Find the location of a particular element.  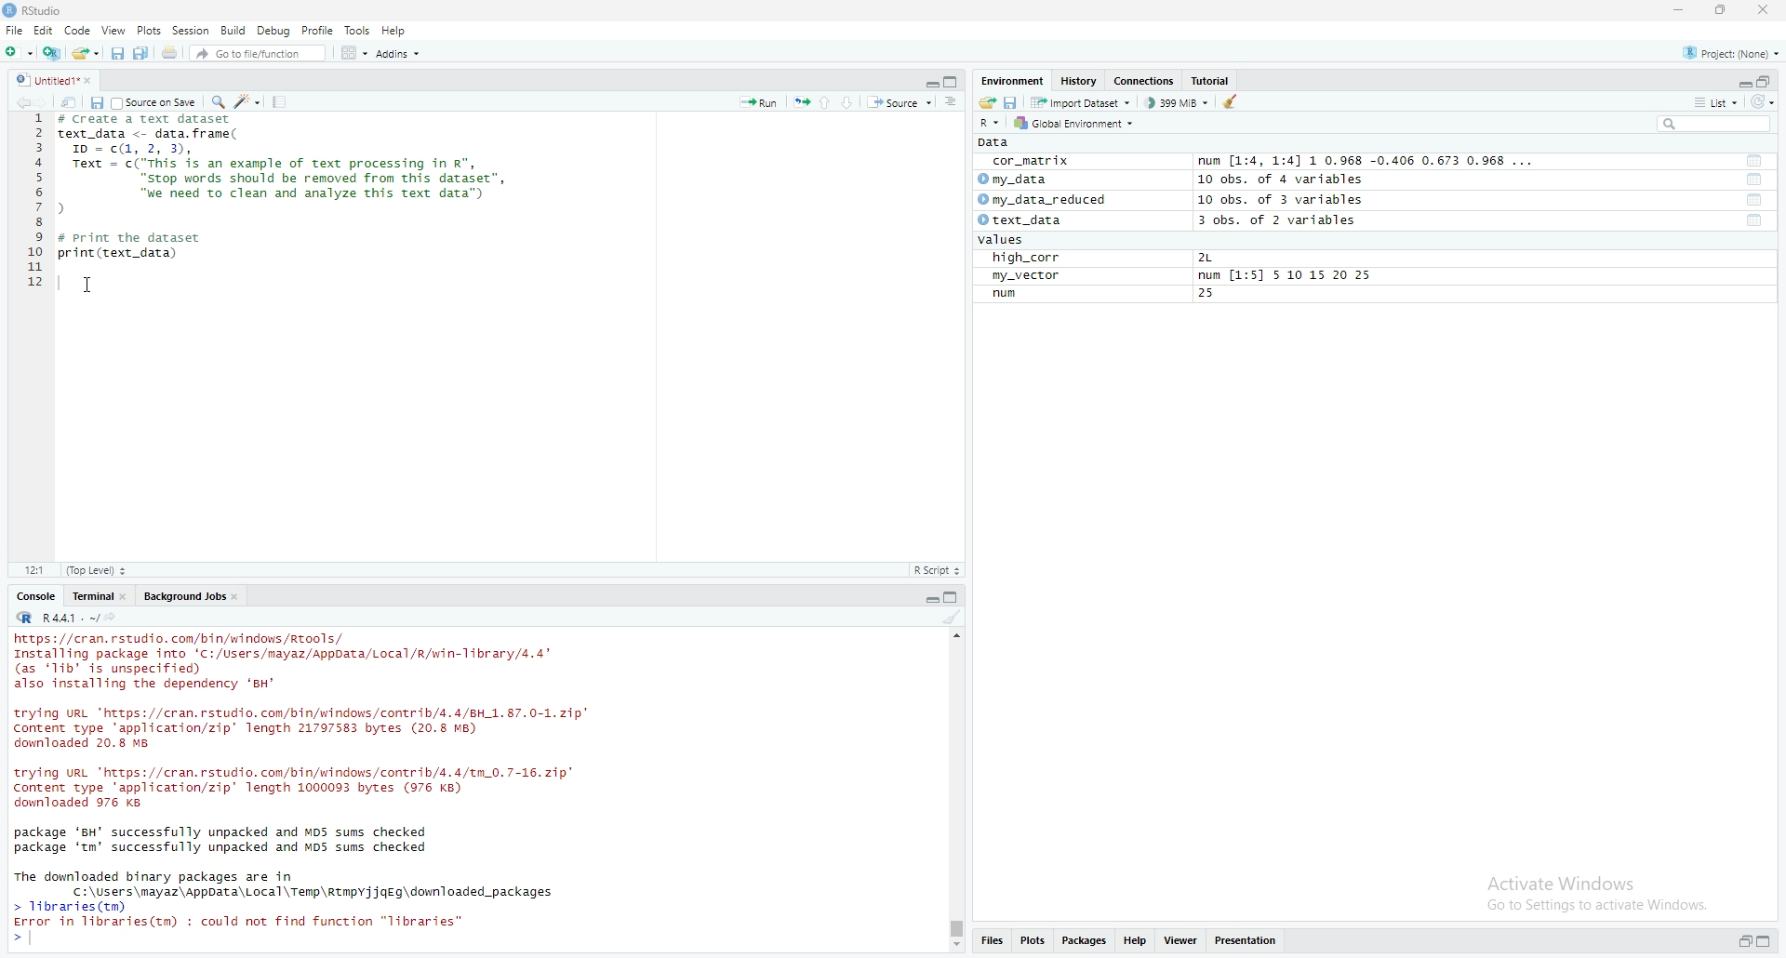

code is located at coordinates (77, 30).